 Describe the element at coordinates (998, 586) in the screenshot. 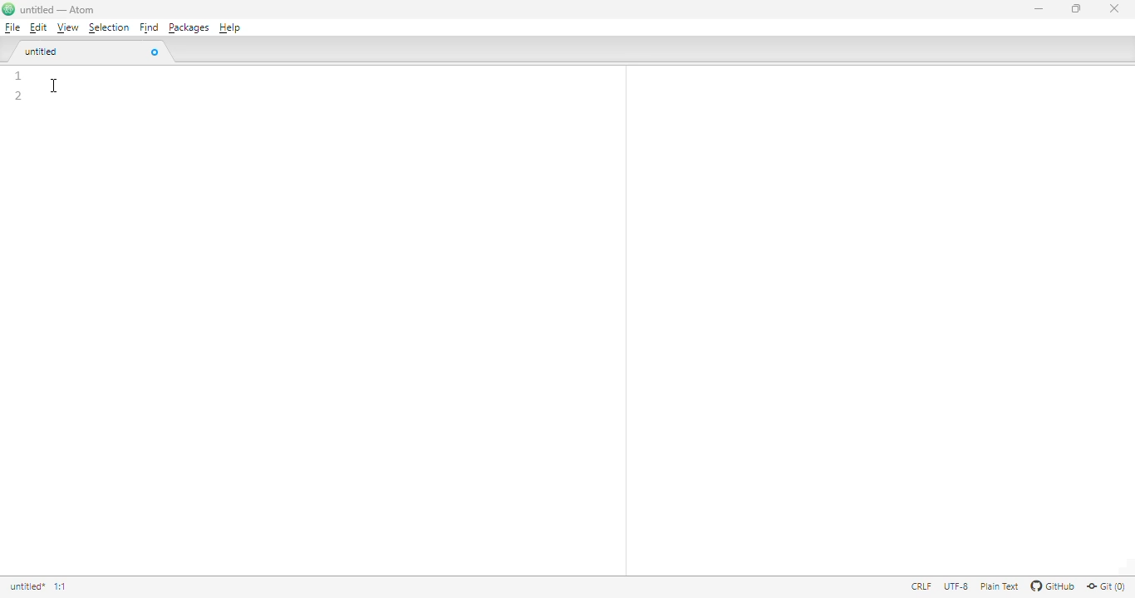

I see `Plain text` at that location.